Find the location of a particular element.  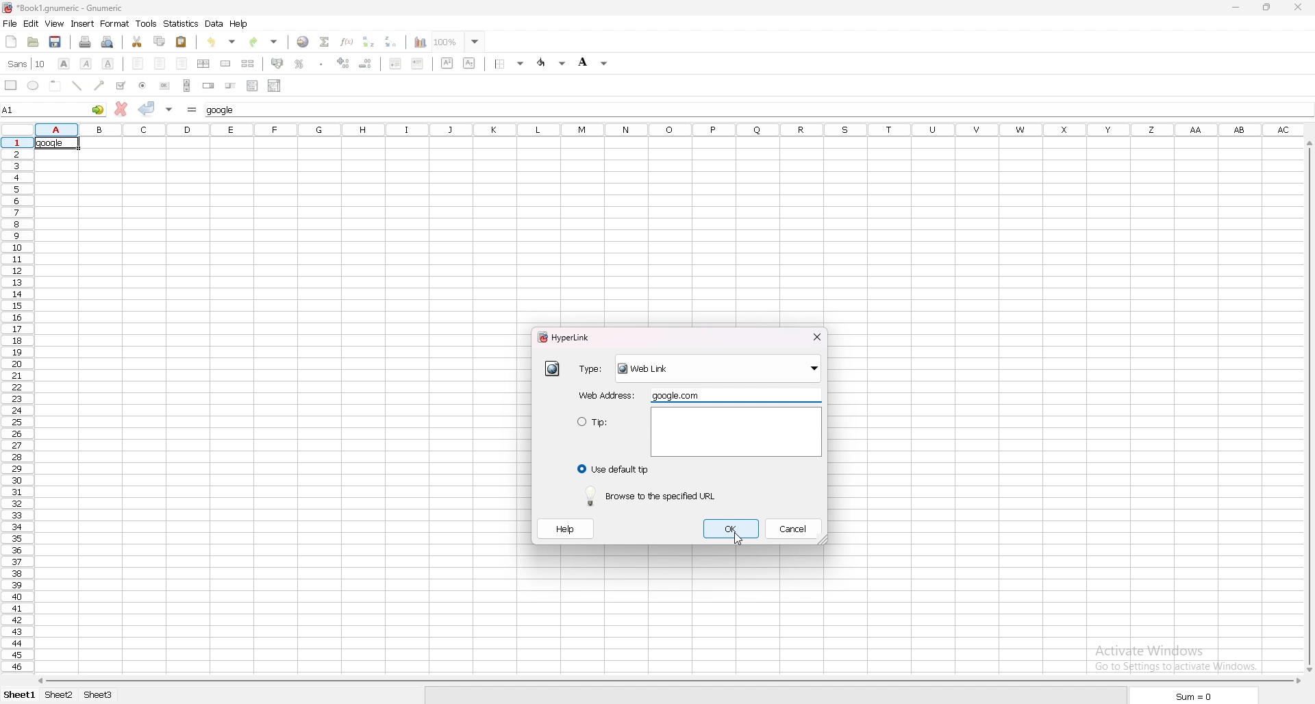

selected cell is located at coordinates (55, 143).